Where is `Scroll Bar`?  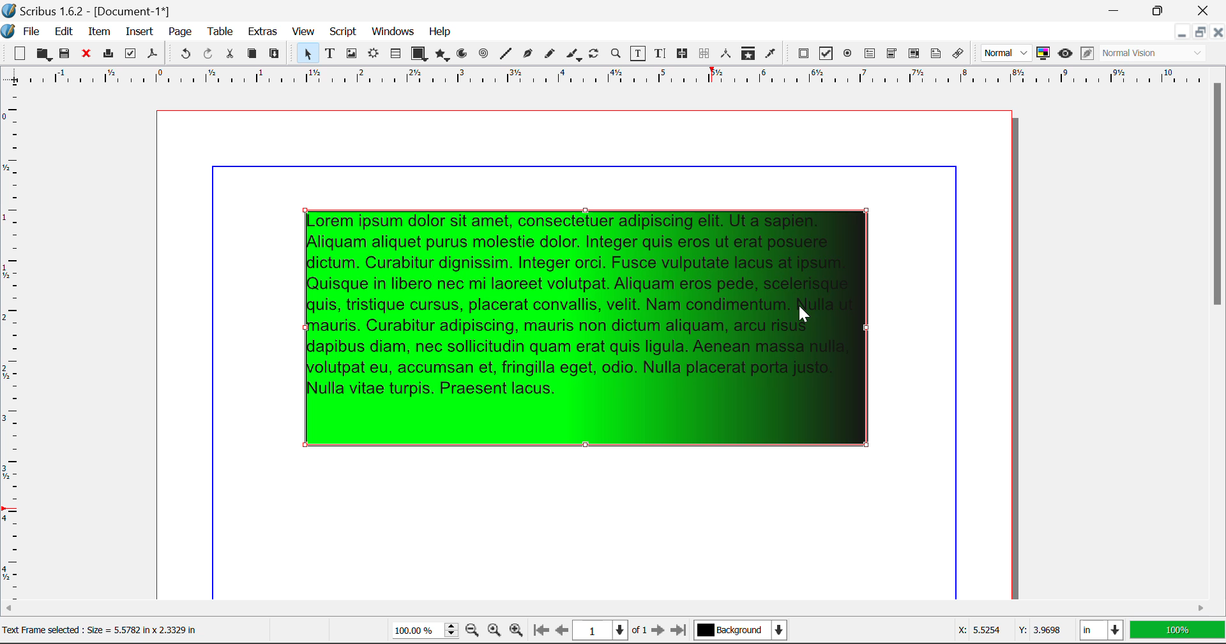
Scroll Bar is located at coordinates (1218, 333).